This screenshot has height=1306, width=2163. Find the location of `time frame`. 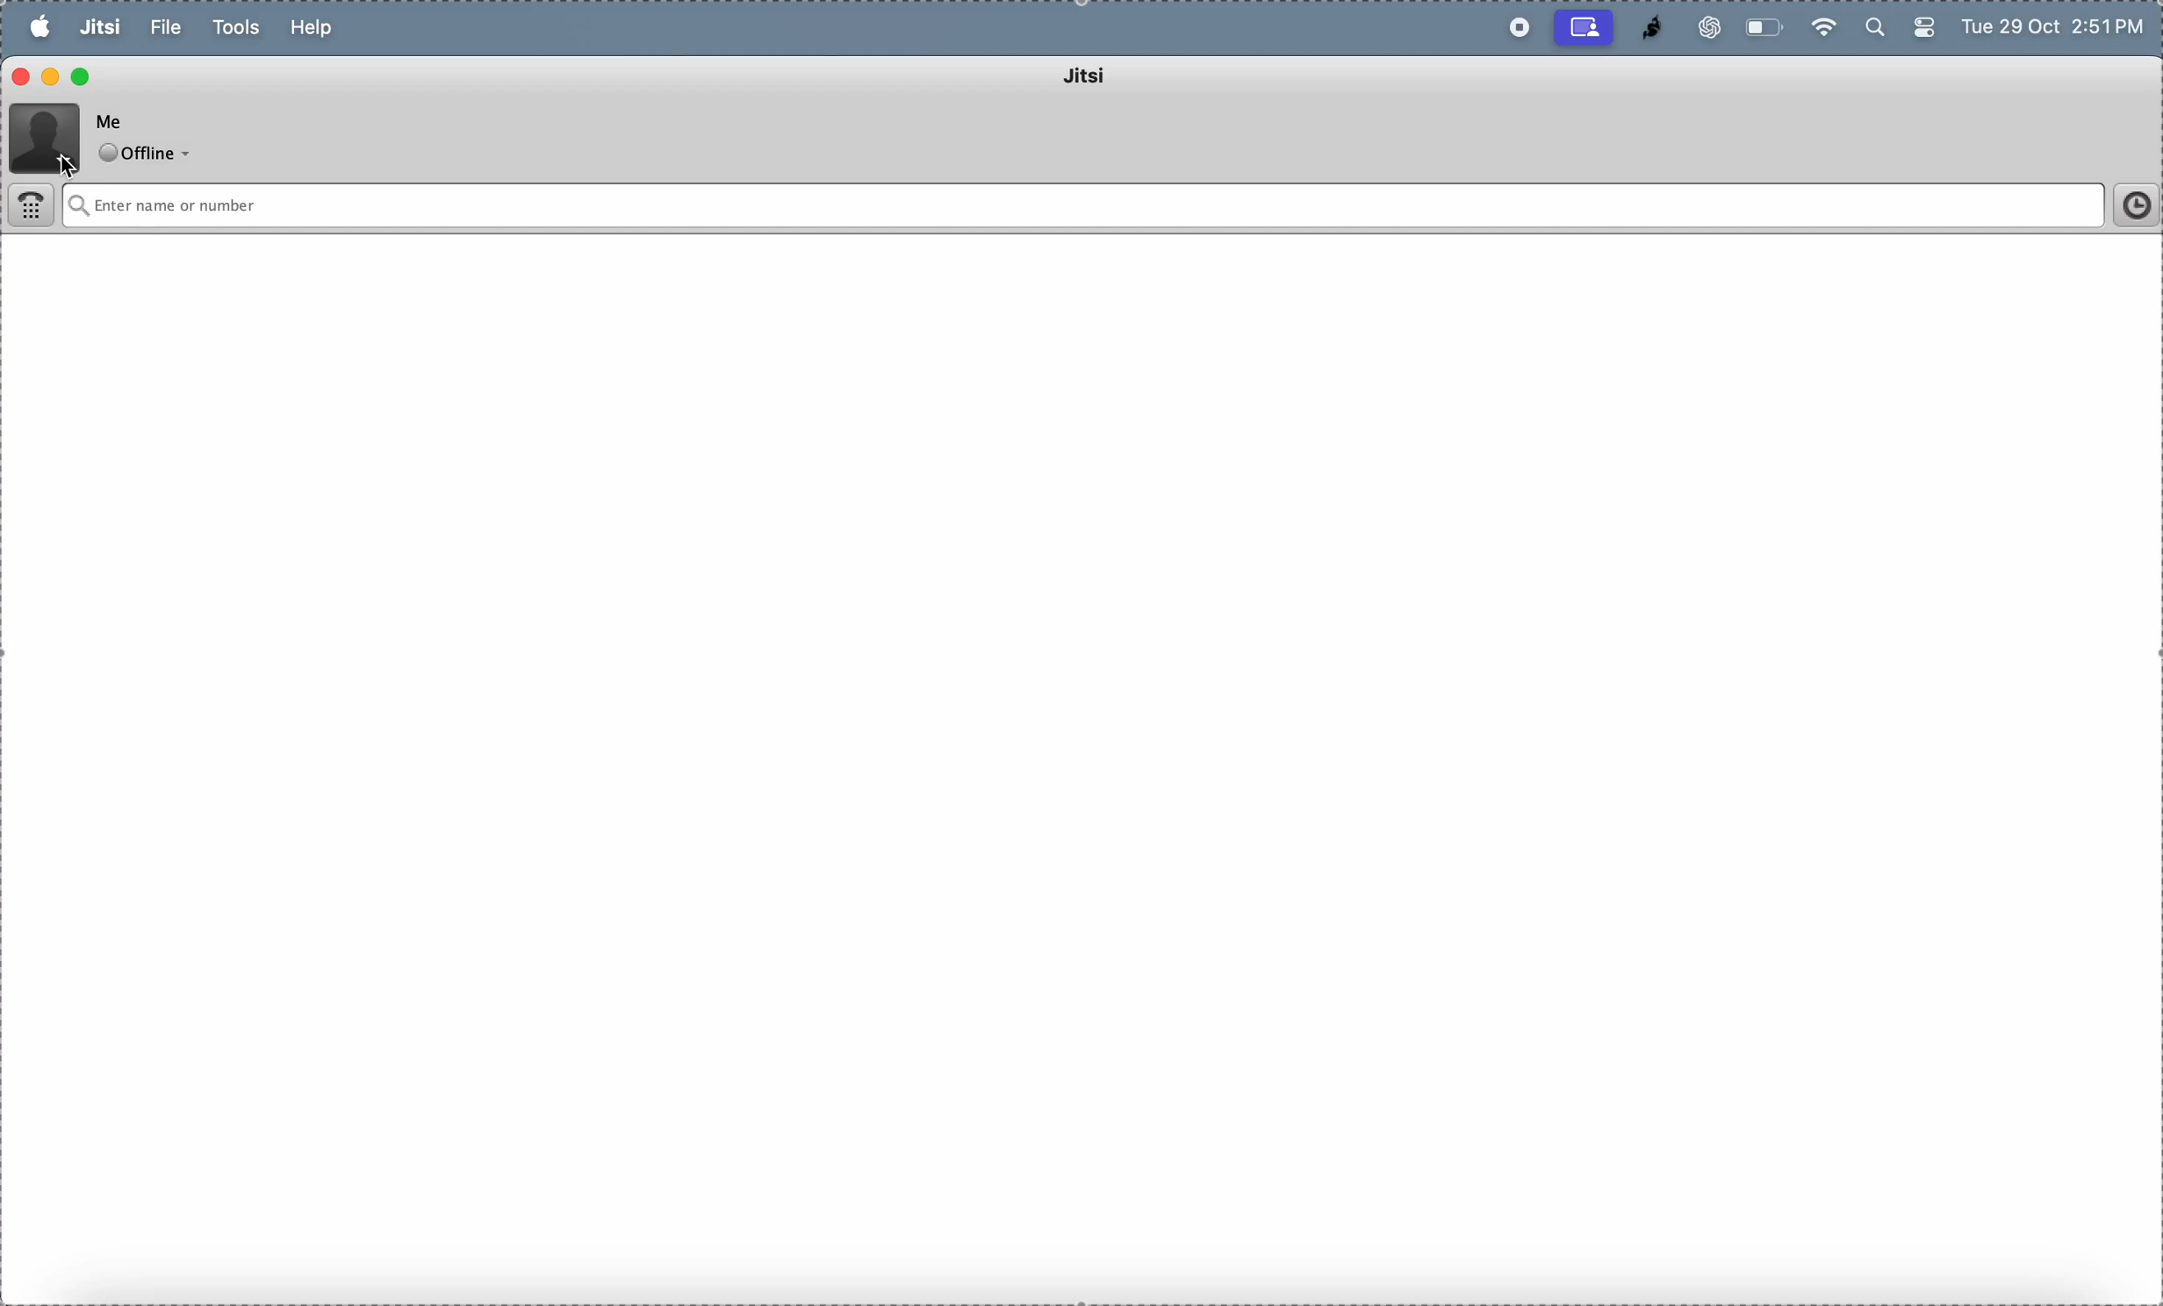

time frame is located at coordinates (2130, 205).